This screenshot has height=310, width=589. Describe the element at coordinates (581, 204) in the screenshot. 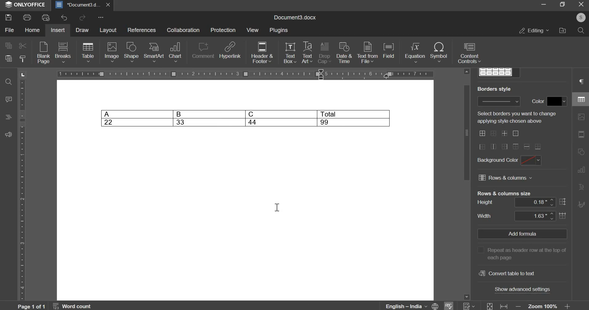

I see `signature settings` at that location.